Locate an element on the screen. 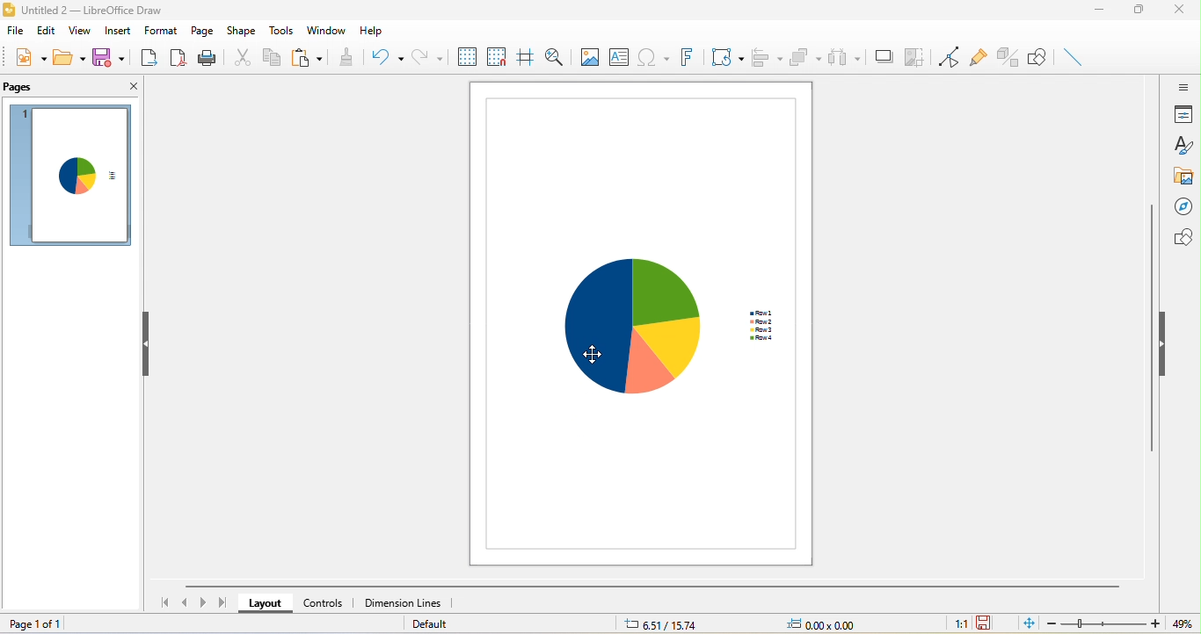 The height and width of the screenshot is (634, 1201). object position-0.00x0.00 is located at coordinates (826, 625).